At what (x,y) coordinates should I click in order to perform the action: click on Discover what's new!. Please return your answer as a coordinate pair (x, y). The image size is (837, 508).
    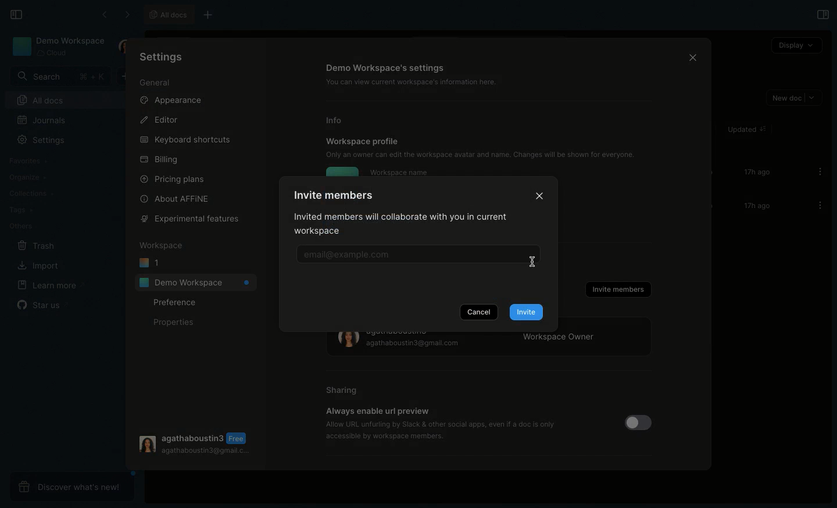
    Looking at the image, I should click on (70, 485).